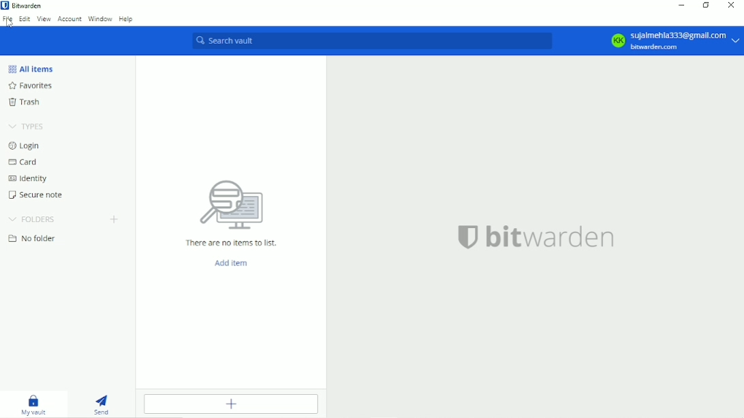  Describe the element at coordinates (33, 238) in the screenshot. I see `No folder` at that location.